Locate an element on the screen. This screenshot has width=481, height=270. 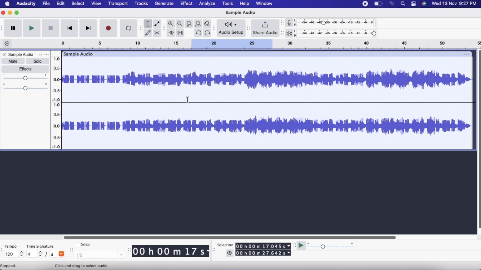
Help is located at coordinates (243, 4).